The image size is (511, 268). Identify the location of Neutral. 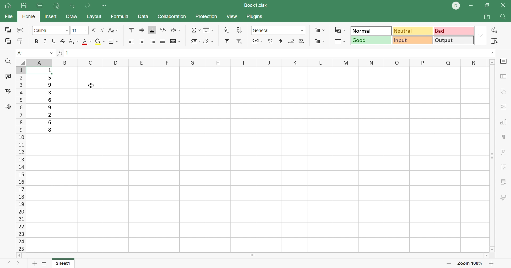
(413, 31).